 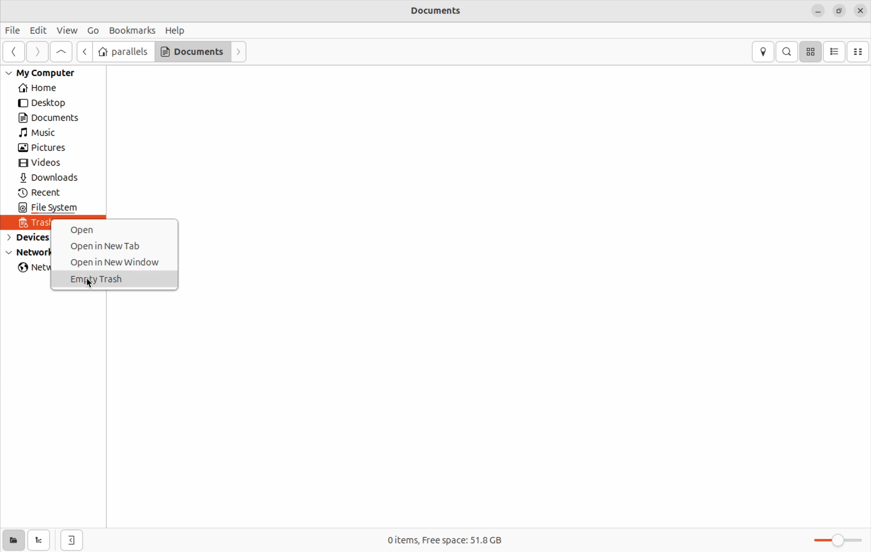 What do you see at coordinates (61, 52) in the screenshot?
I see `Go to first page` at bounding box center [61, 52].